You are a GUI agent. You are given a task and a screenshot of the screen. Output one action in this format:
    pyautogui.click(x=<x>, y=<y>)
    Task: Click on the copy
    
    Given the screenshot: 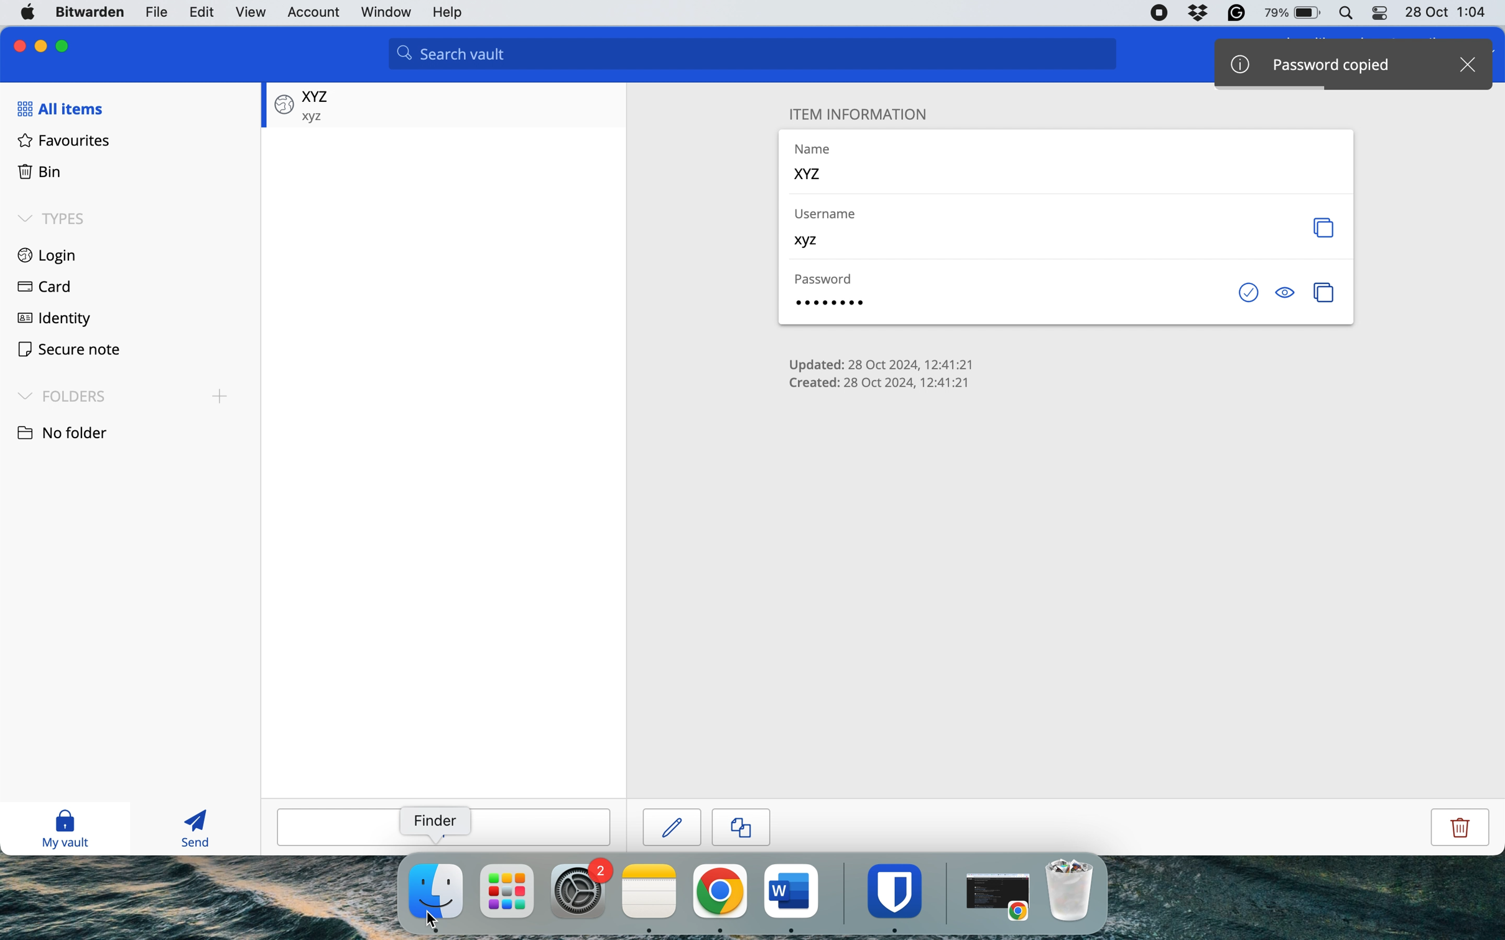 What is the action you would take?
    pyautogui.click(x=1327, y=228)
    